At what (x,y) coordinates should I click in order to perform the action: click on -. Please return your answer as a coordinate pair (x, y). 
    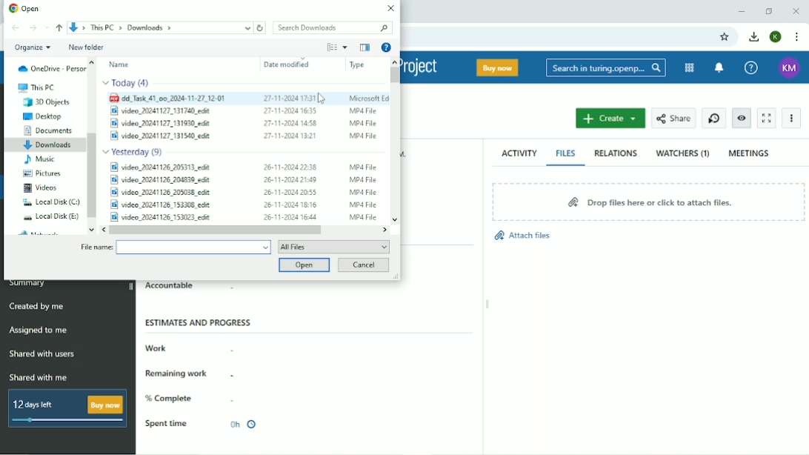
    Looking at the image, I should click on (240, 374).